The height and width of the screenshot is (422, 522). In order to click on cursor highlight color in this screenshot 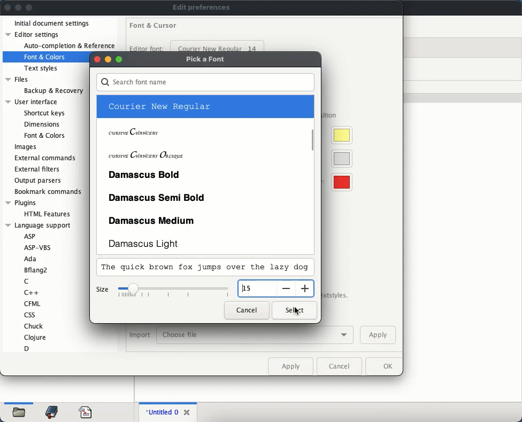, I will do `click(339, 135)`.